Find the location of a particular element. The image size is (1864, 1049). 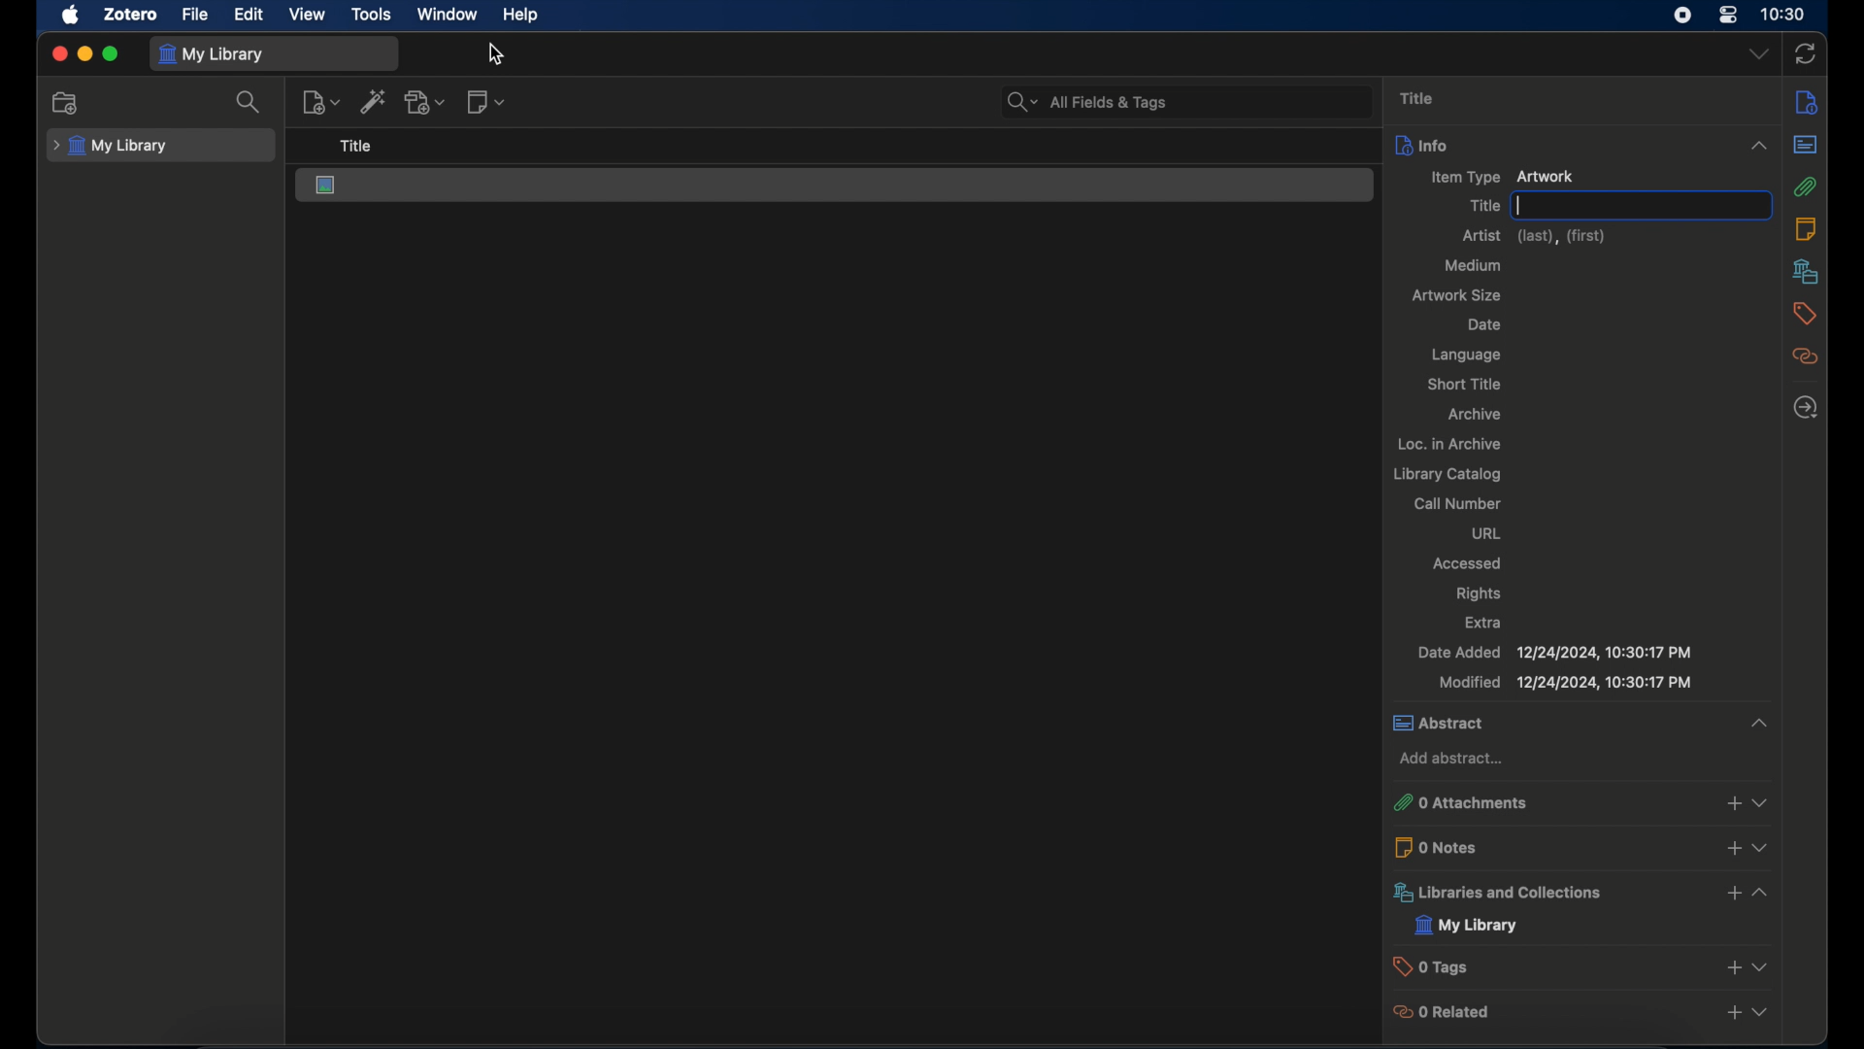

file is located at coordinates (194, 15).